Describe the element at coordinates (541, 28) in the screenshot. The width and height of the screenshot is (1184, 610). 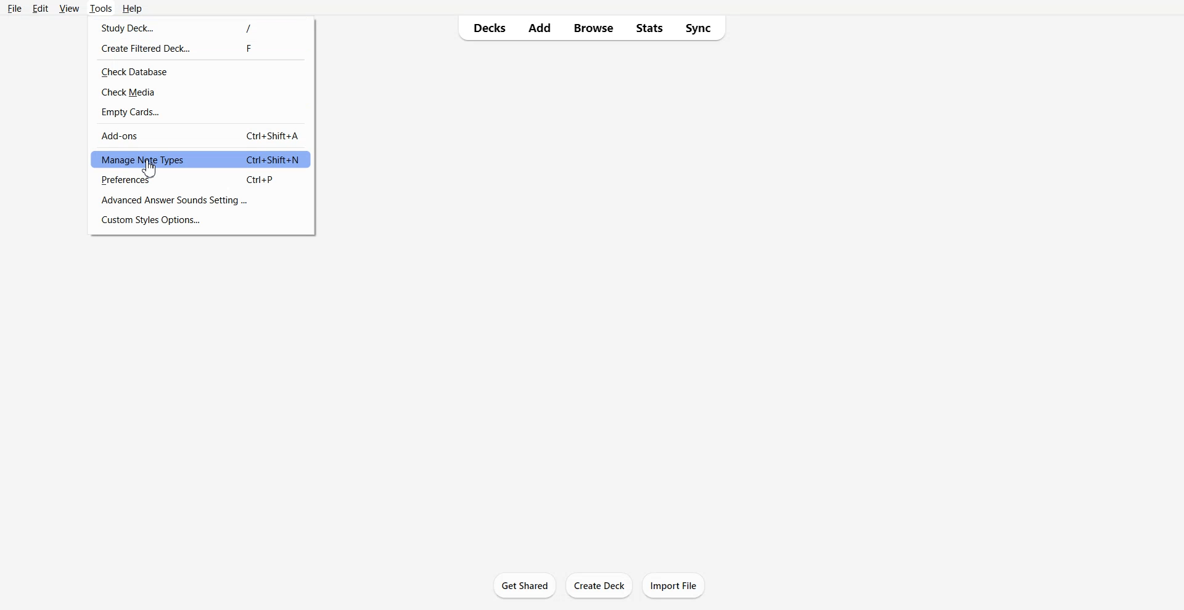
I see `Add` at that location.